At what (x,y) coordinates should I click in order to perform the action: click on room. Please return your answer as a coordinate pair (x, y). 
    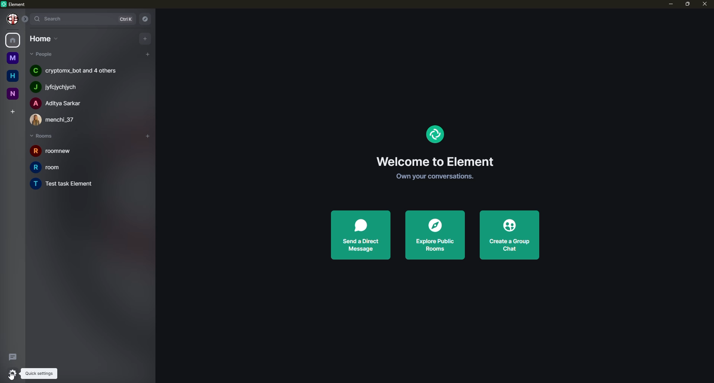
    Looking at the image, I should click on (70, 184).